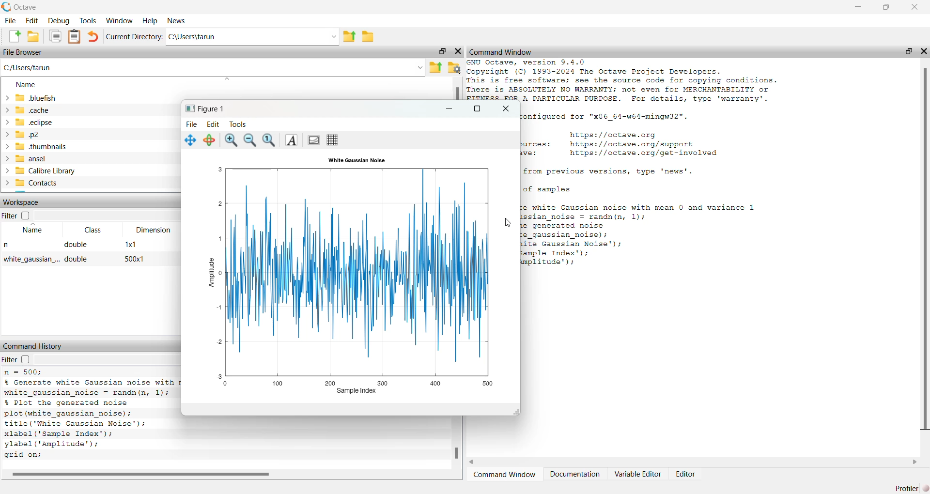 This screenshot has width=930, height=494. What do you see at coordinates (10, 21) in the screenshot?
I see `File` at bounding box center [10, 21].